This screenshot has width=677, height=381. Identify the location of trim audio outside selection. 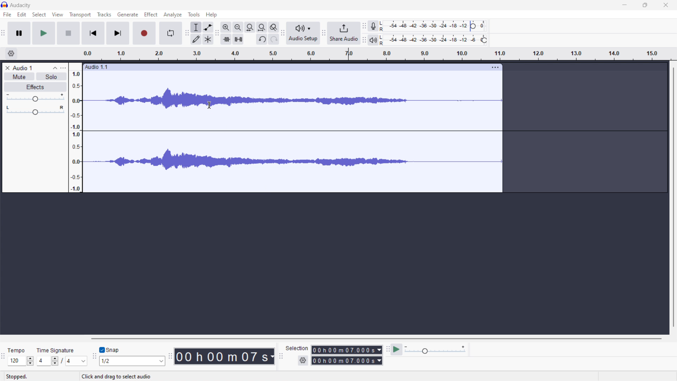
(227, 39).